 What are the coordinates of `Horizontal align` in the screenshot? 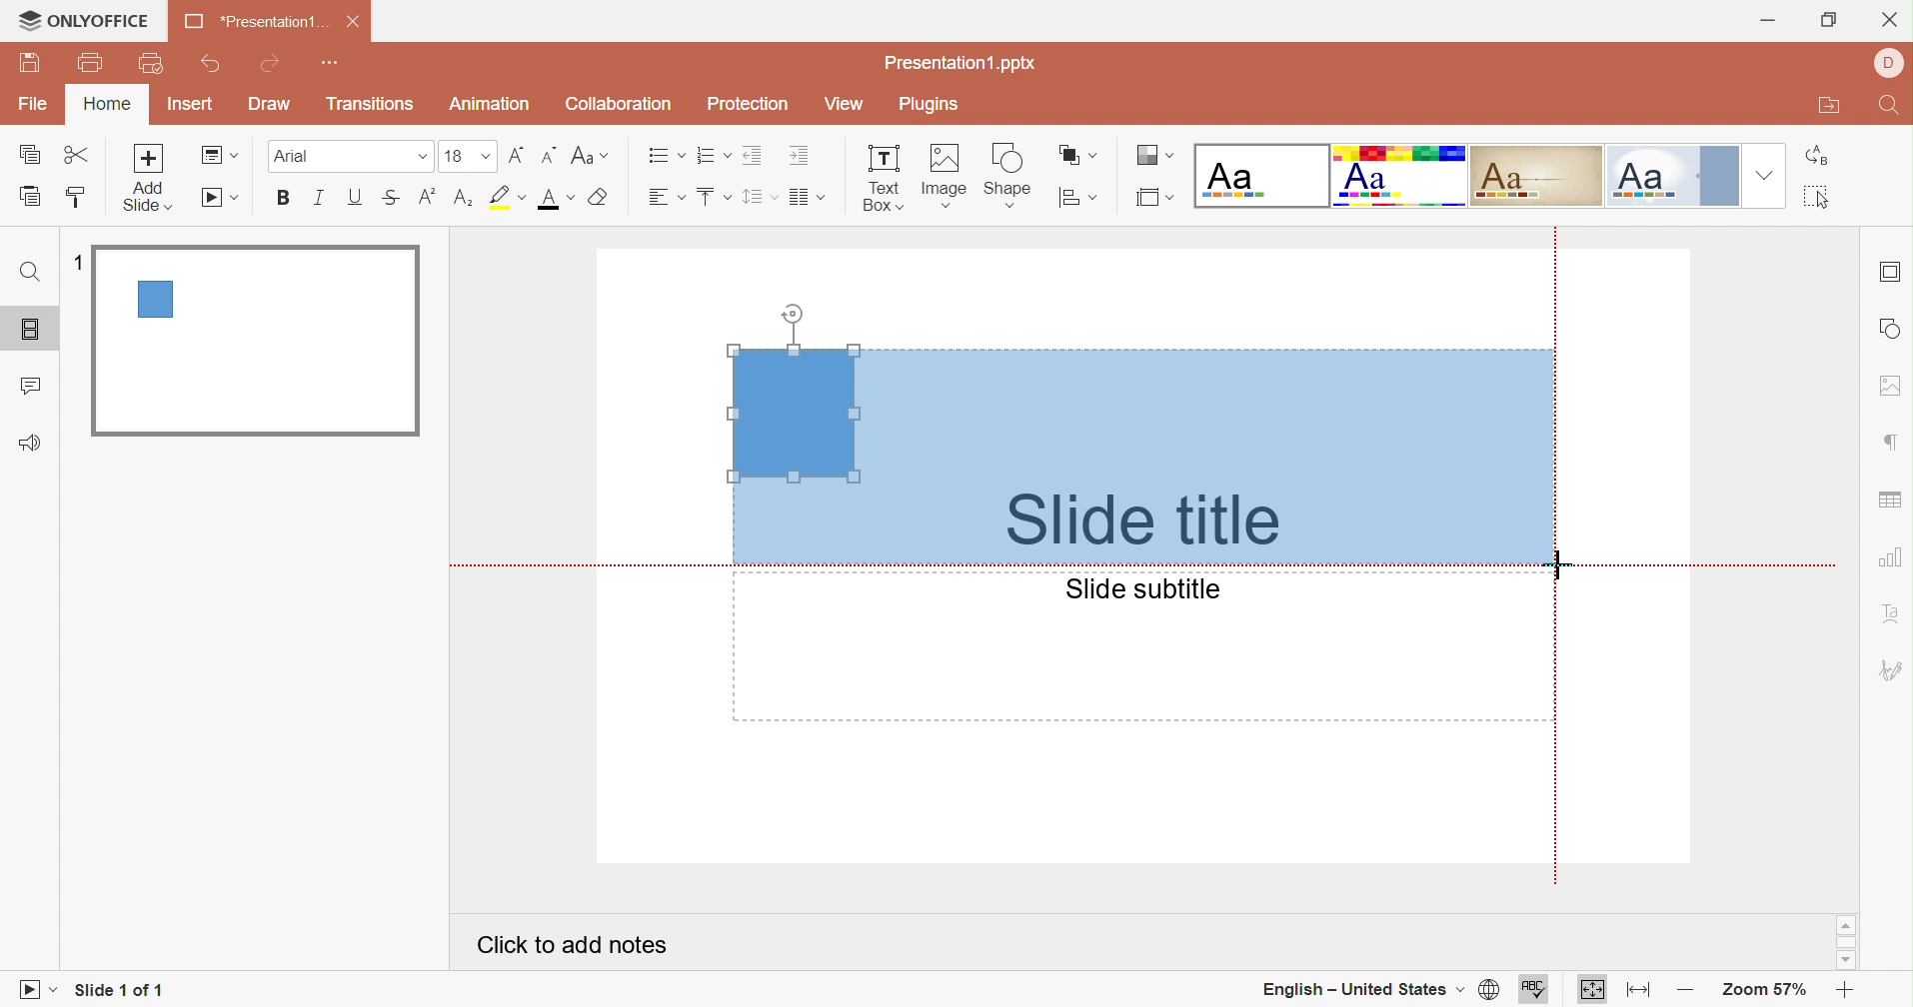 It's located at (668, 197).